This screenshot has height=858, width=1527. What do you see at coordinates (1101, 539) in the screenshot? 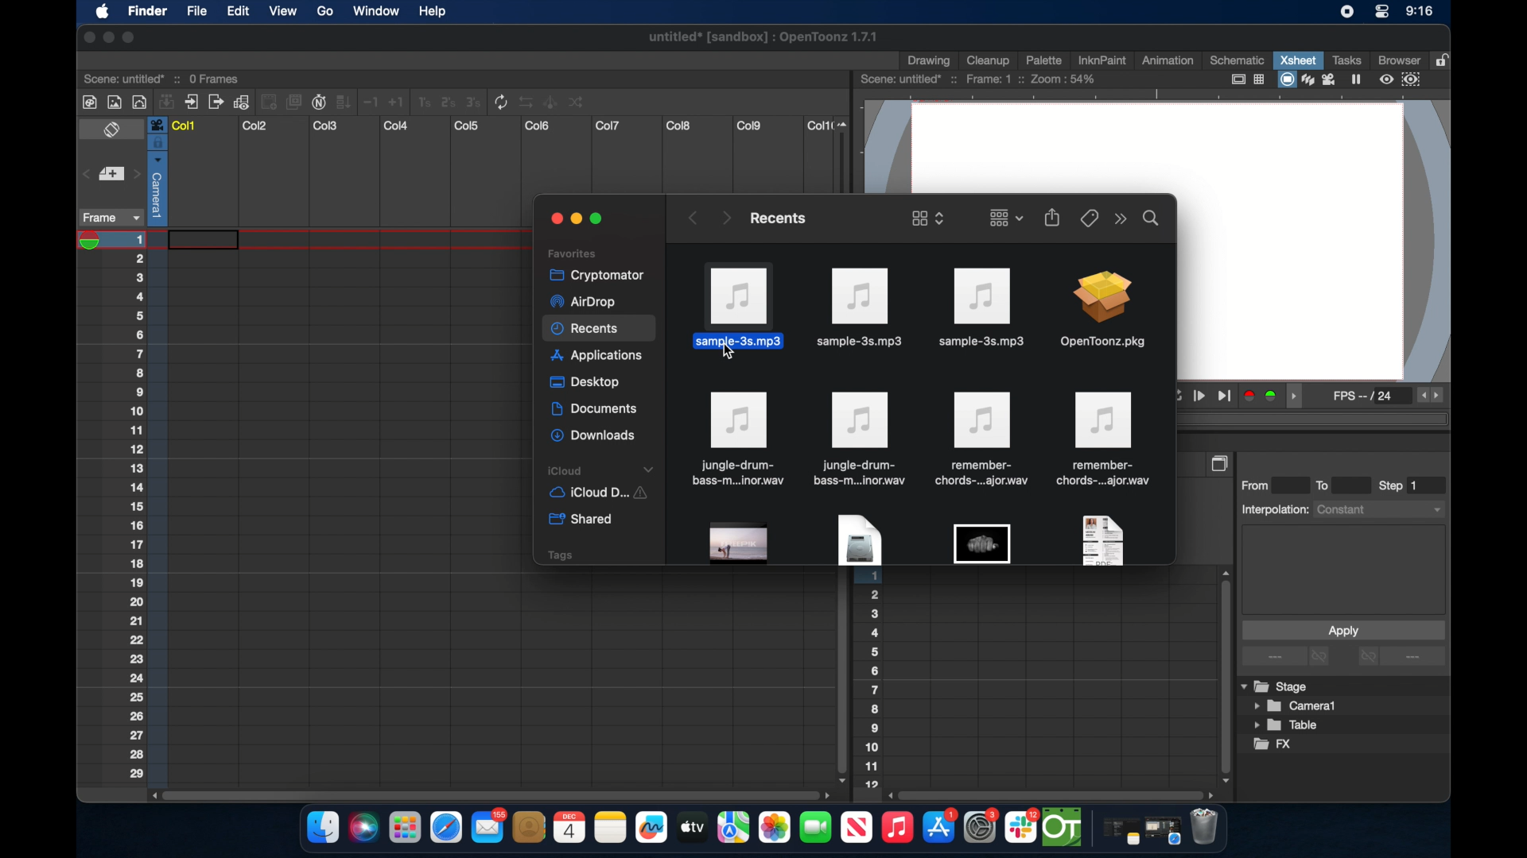
I see `obscure icon` at bounding box center [1101, 539].